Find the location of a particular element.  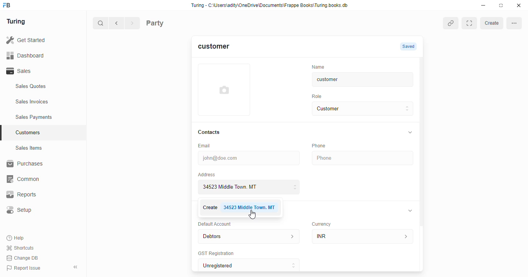

Currency is located at coordinates (321, 224).